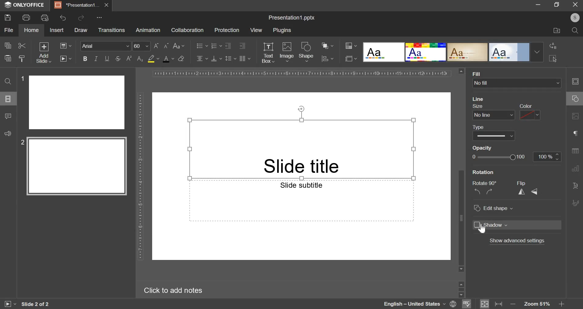 The height and width of the screenshot is (309, 583). Describe the element at coordinates (552, 46) in the screenshot. I see `replace` at that location.